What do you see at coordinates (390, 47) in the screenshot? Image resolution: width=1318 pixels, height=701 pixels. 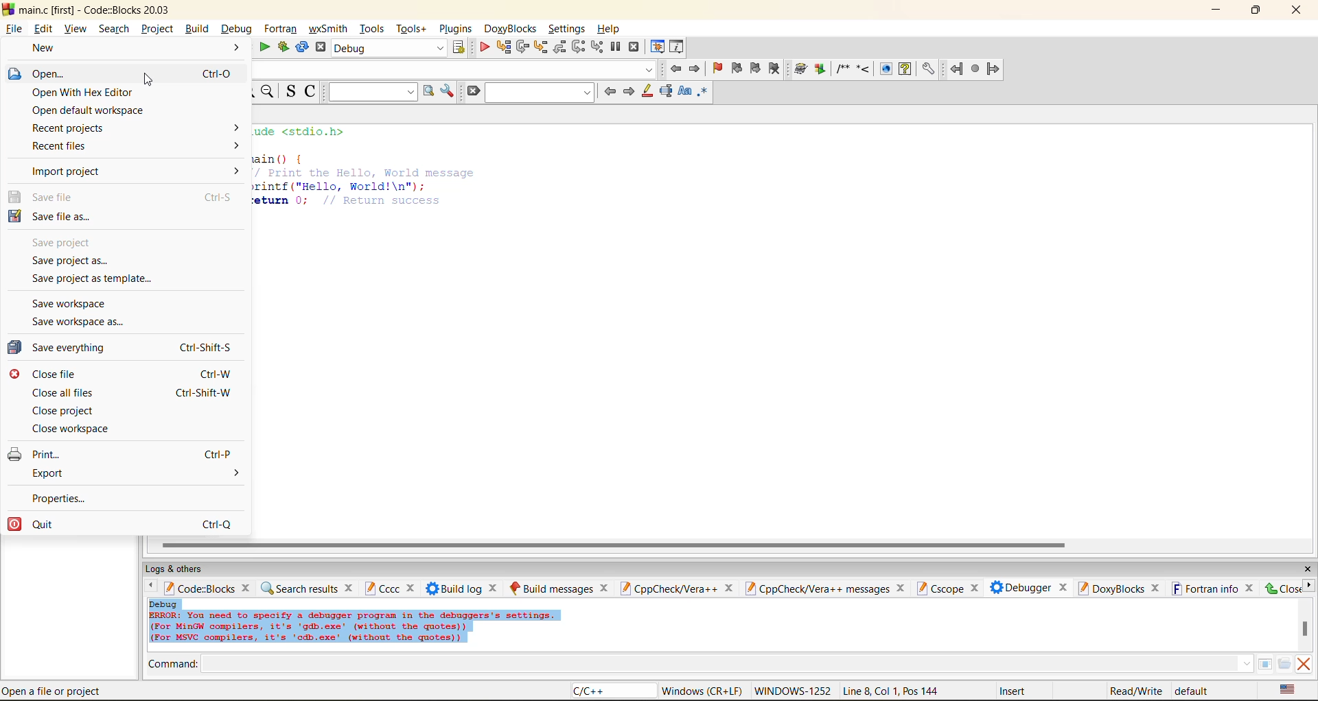 I see `build target` at bounding box center [390, 47].